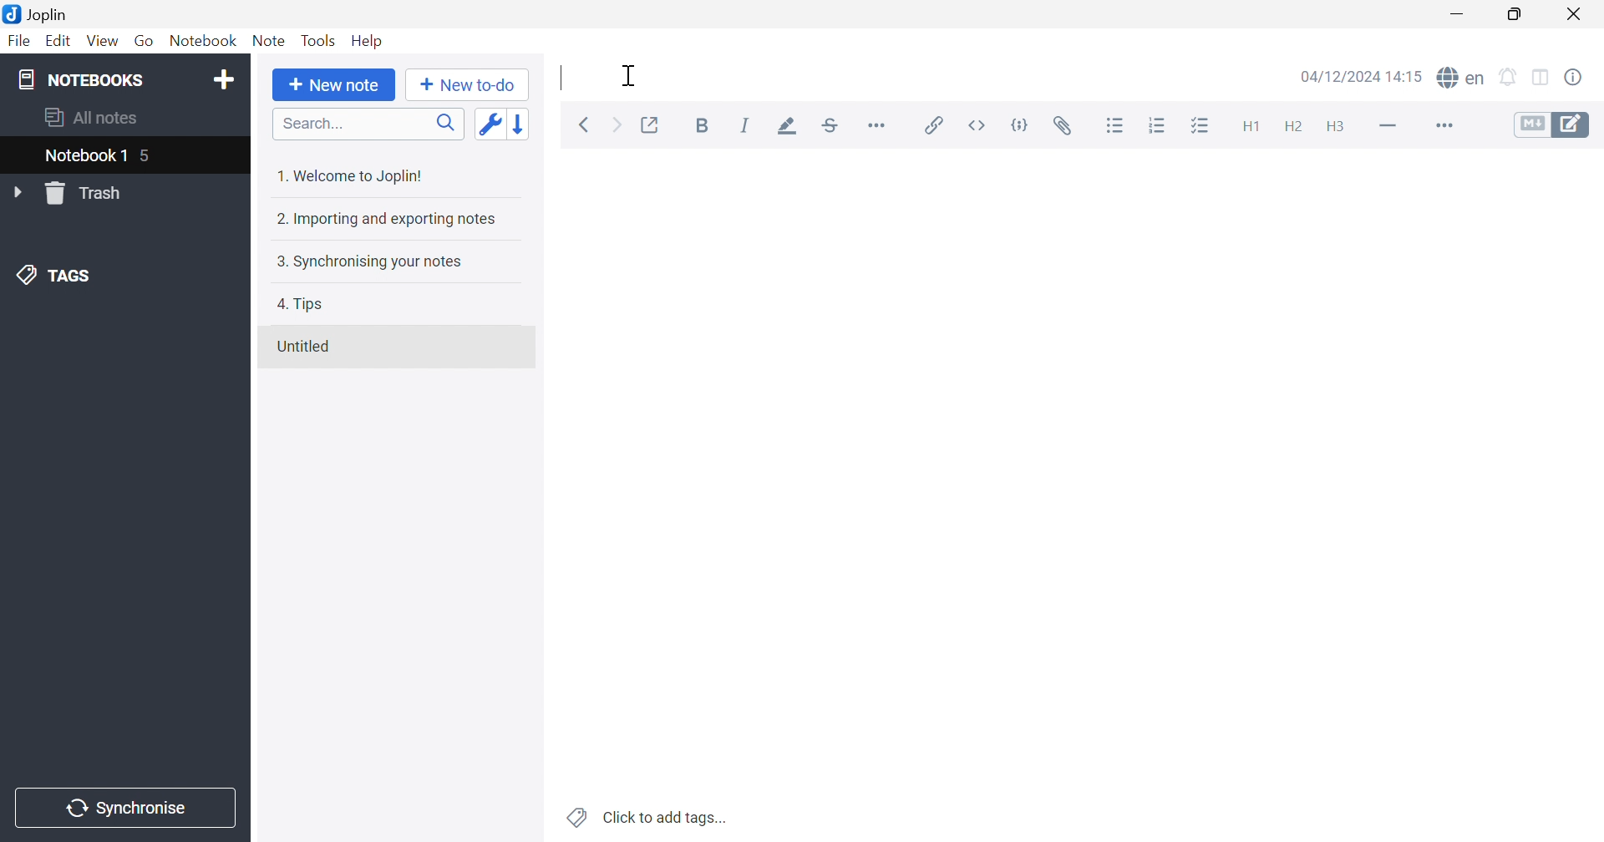 This screenshot has height=842, width=1604. I want to click on Tools, so click(318, 40).